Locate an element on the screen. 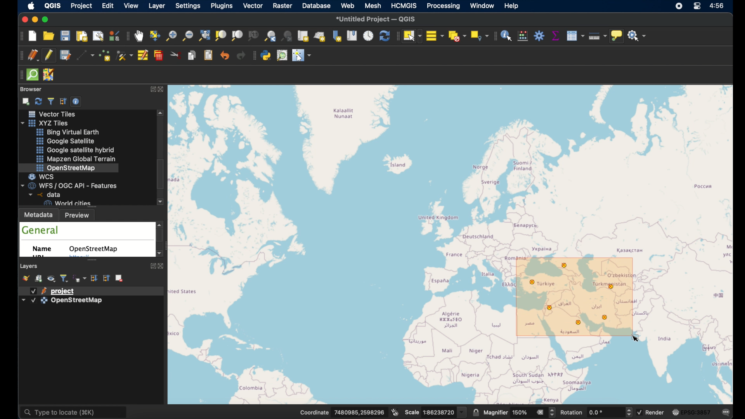  new spatial bookmarks is located at coordinates (337, 36).